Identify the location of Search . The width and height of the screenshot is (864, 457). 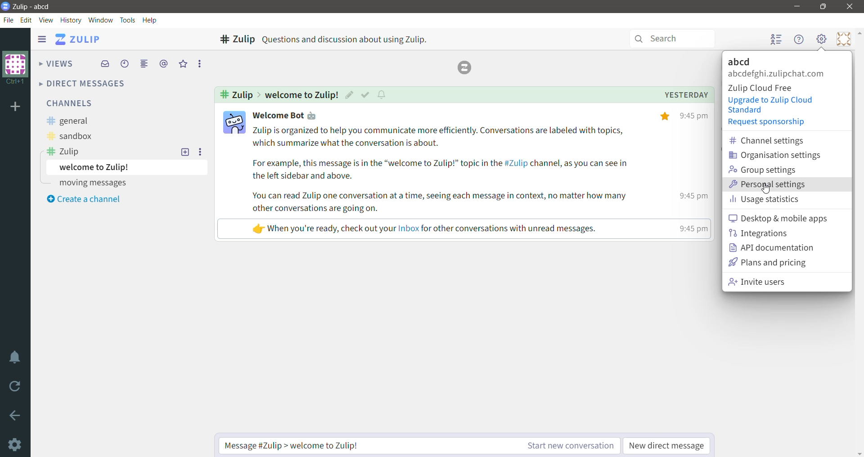
(671, 39).